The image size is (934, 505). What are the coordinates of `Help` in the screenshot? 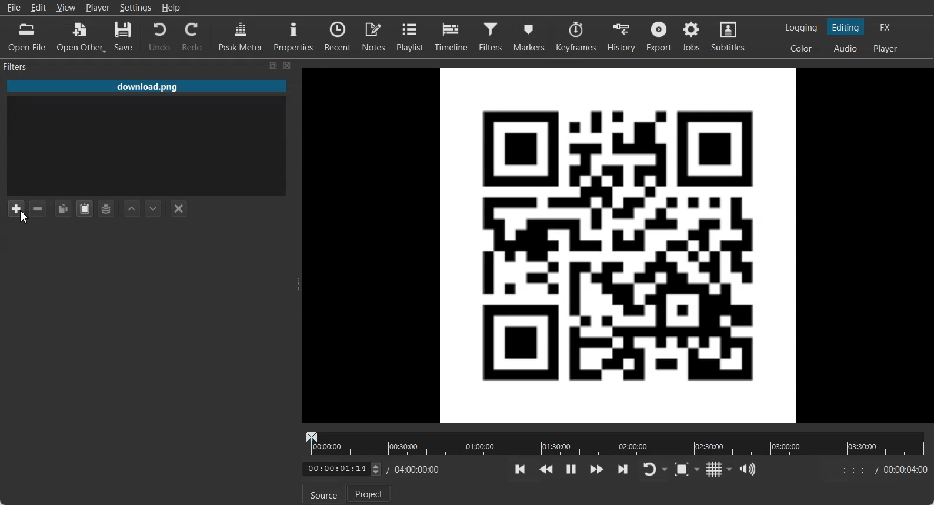 It's located at (171, 8).